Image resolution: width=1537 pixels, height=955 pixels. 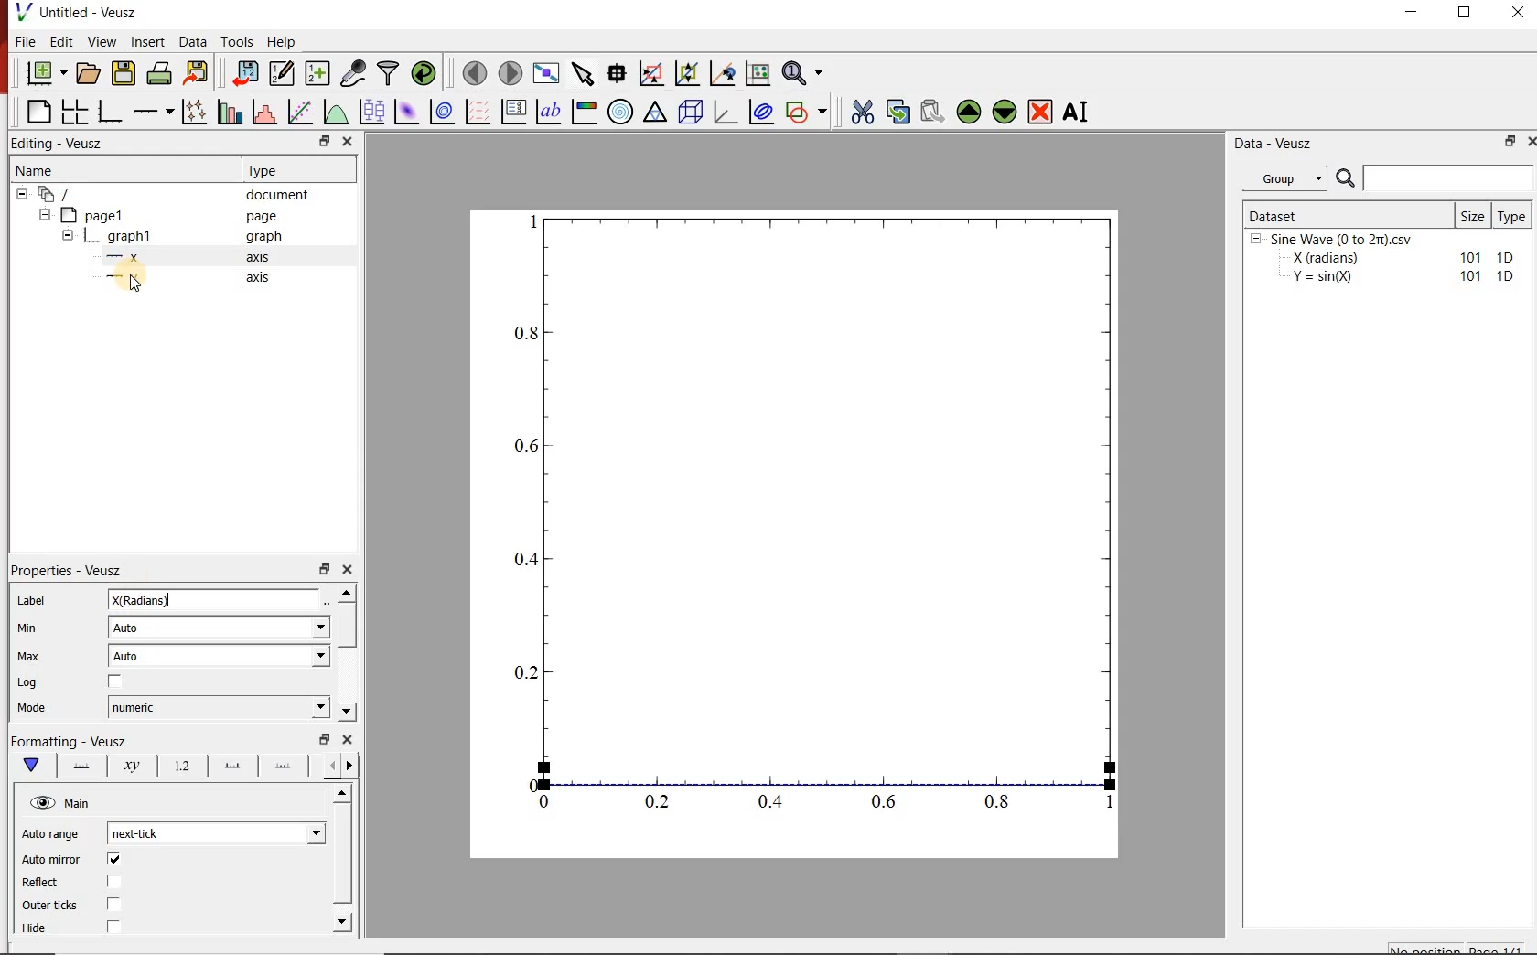 What do you see at coordinates (931, 112) in the screenshot?
I see `paste` at bounding box center [931, 112].